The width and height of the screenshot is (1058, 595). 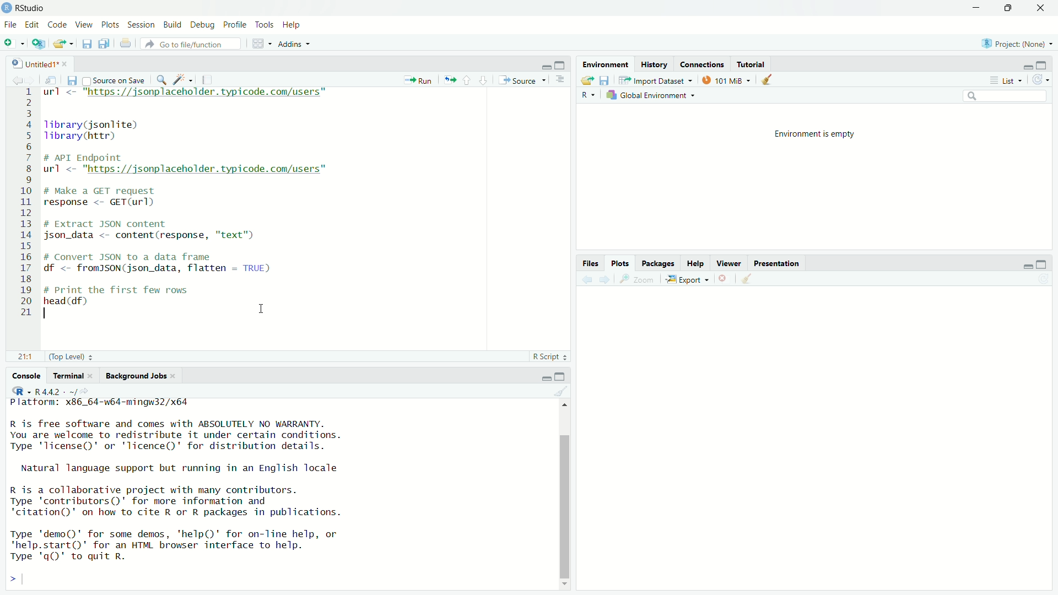 What do you see at coordinates (175, 437) in the screenshot?
I see `R is free software and comes with ABSOLUTELY NO WARRANTY.
You are welcome to redistribute it under certain conditions.
Type 'license()' or 'licence()' for distribution details.` at bounding box center [175, 437].